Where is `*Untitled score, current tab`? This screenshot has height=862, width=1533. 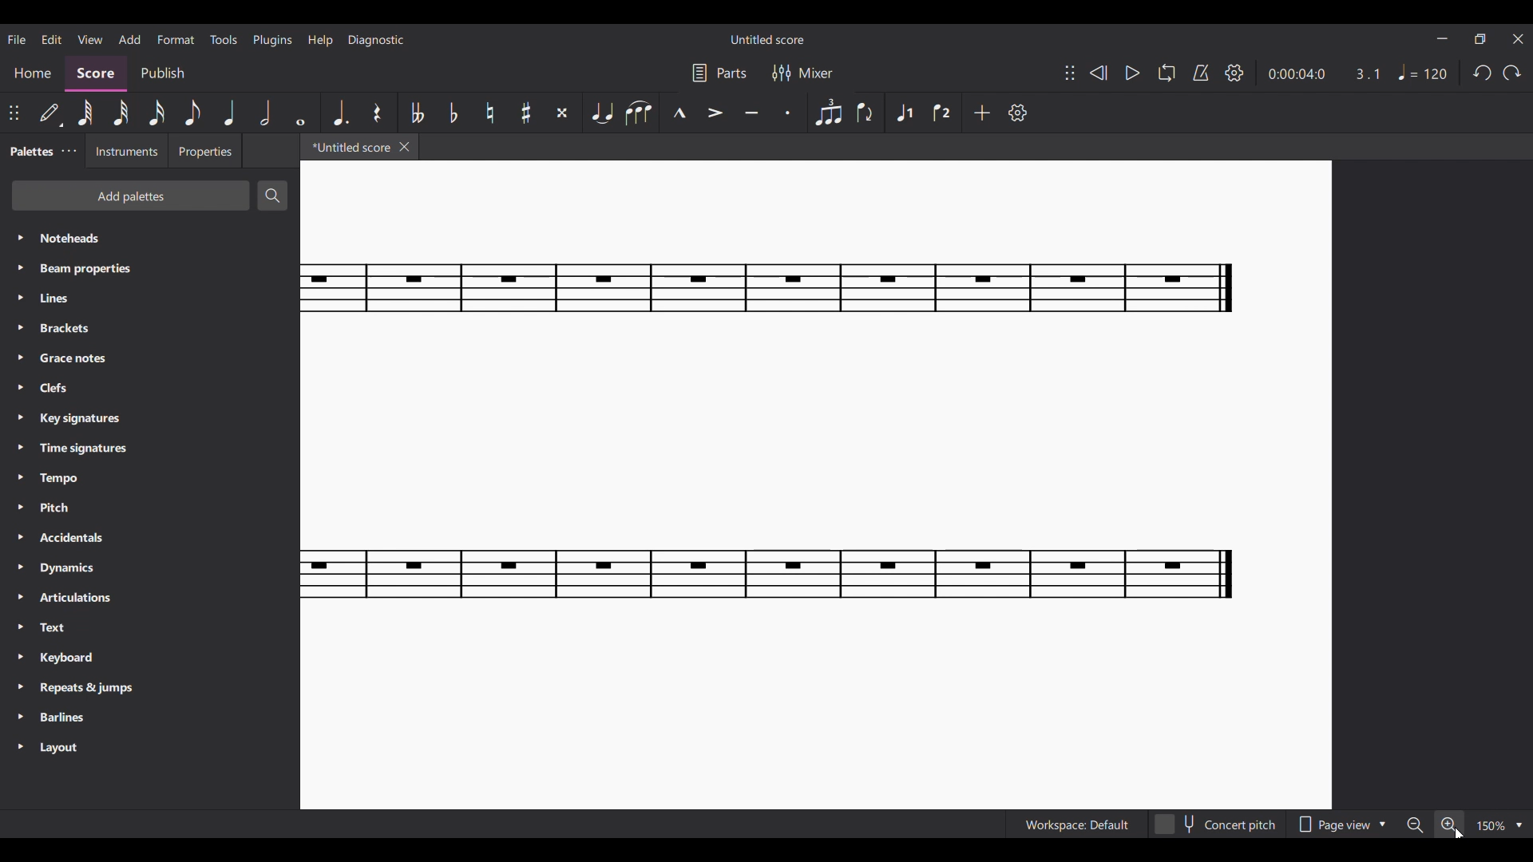
*Untitled score, current tab is located at coordinates (347, 147).